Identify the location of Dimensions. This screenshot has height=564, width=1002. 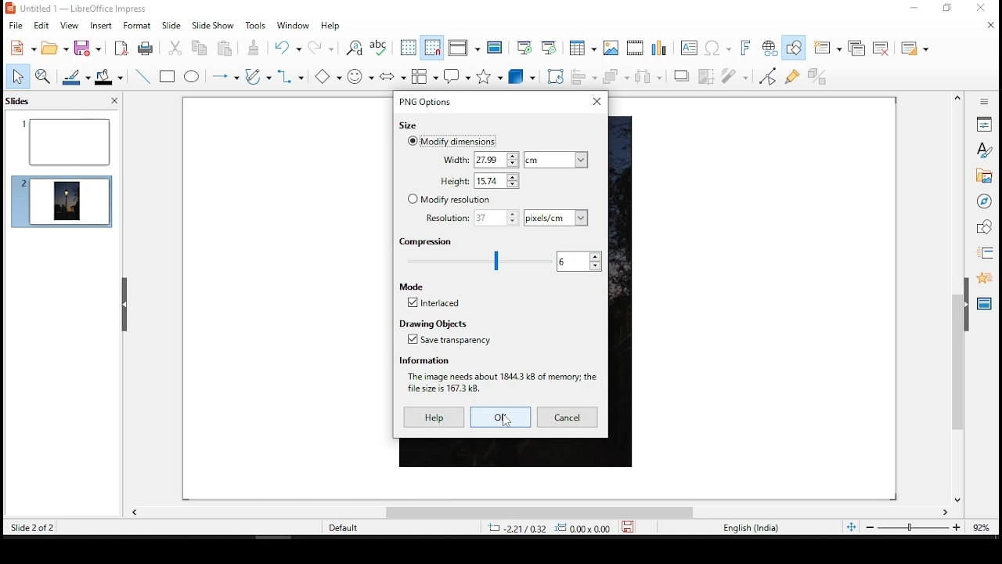
(565, 528).